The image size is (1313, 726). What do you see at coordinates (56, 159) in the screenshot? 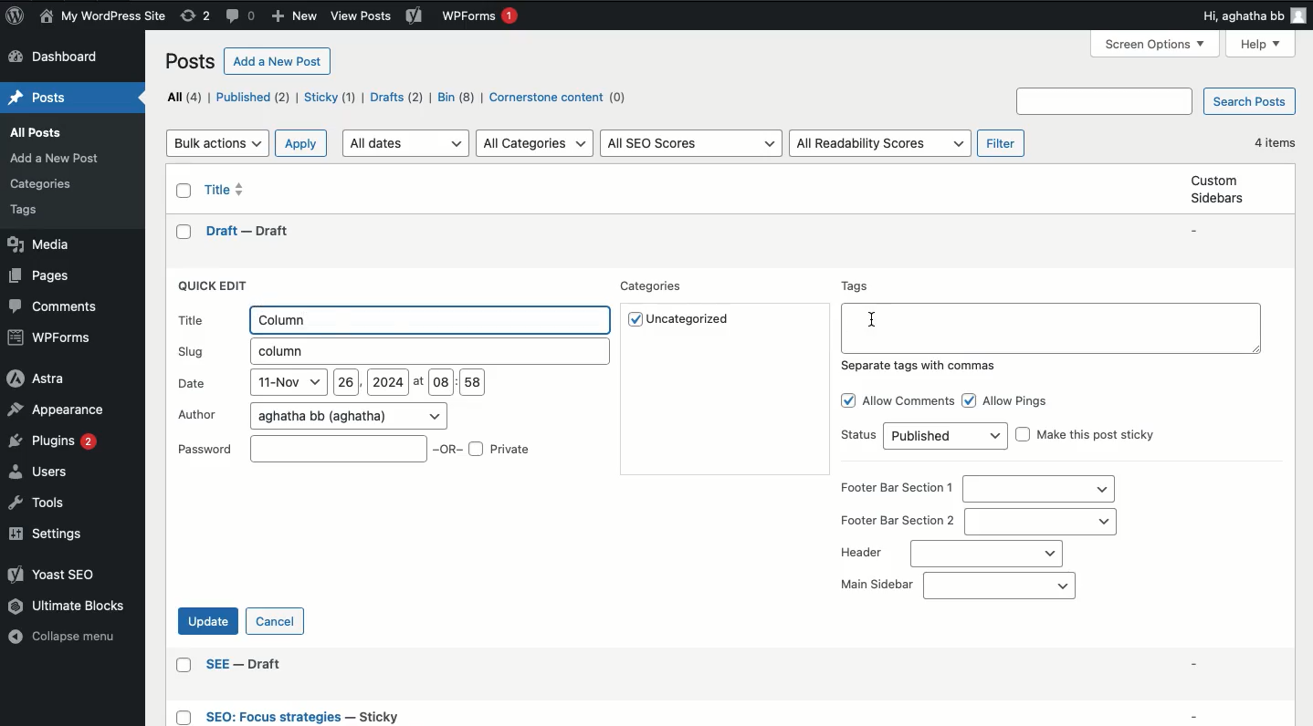
I see `` at bounding box center [56, 159].